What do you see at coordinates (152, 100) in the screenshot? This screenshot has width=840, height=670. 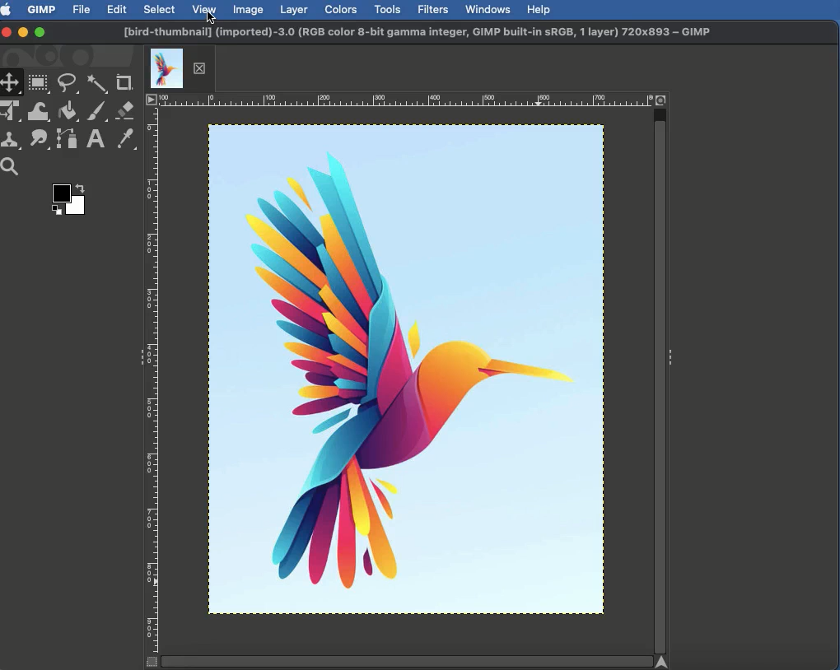 I see `Access the image menu` at bounding box center [152, 100].